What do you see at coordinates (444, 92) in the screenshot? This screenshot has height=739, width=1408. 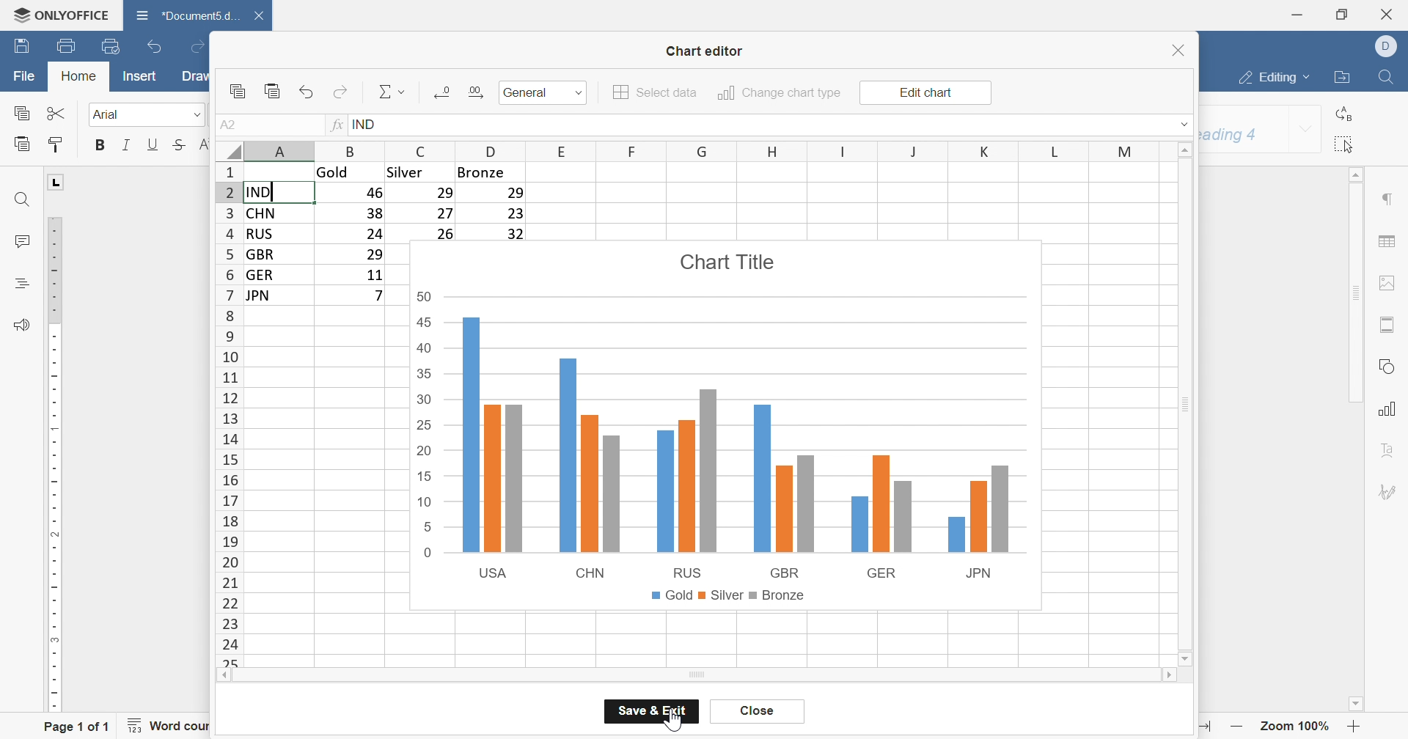 I see `decrease decimal places` at bounding box center [444, 92].